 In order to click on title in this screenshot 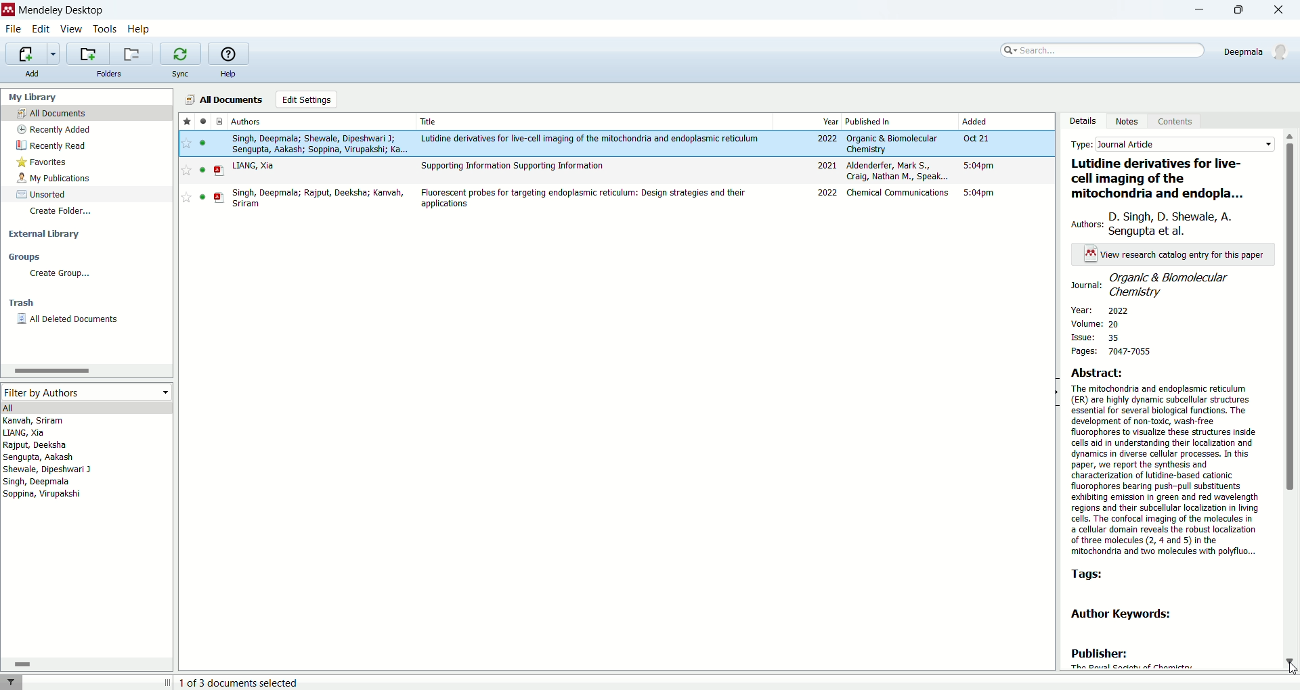, I will do `click(430, 121)`.